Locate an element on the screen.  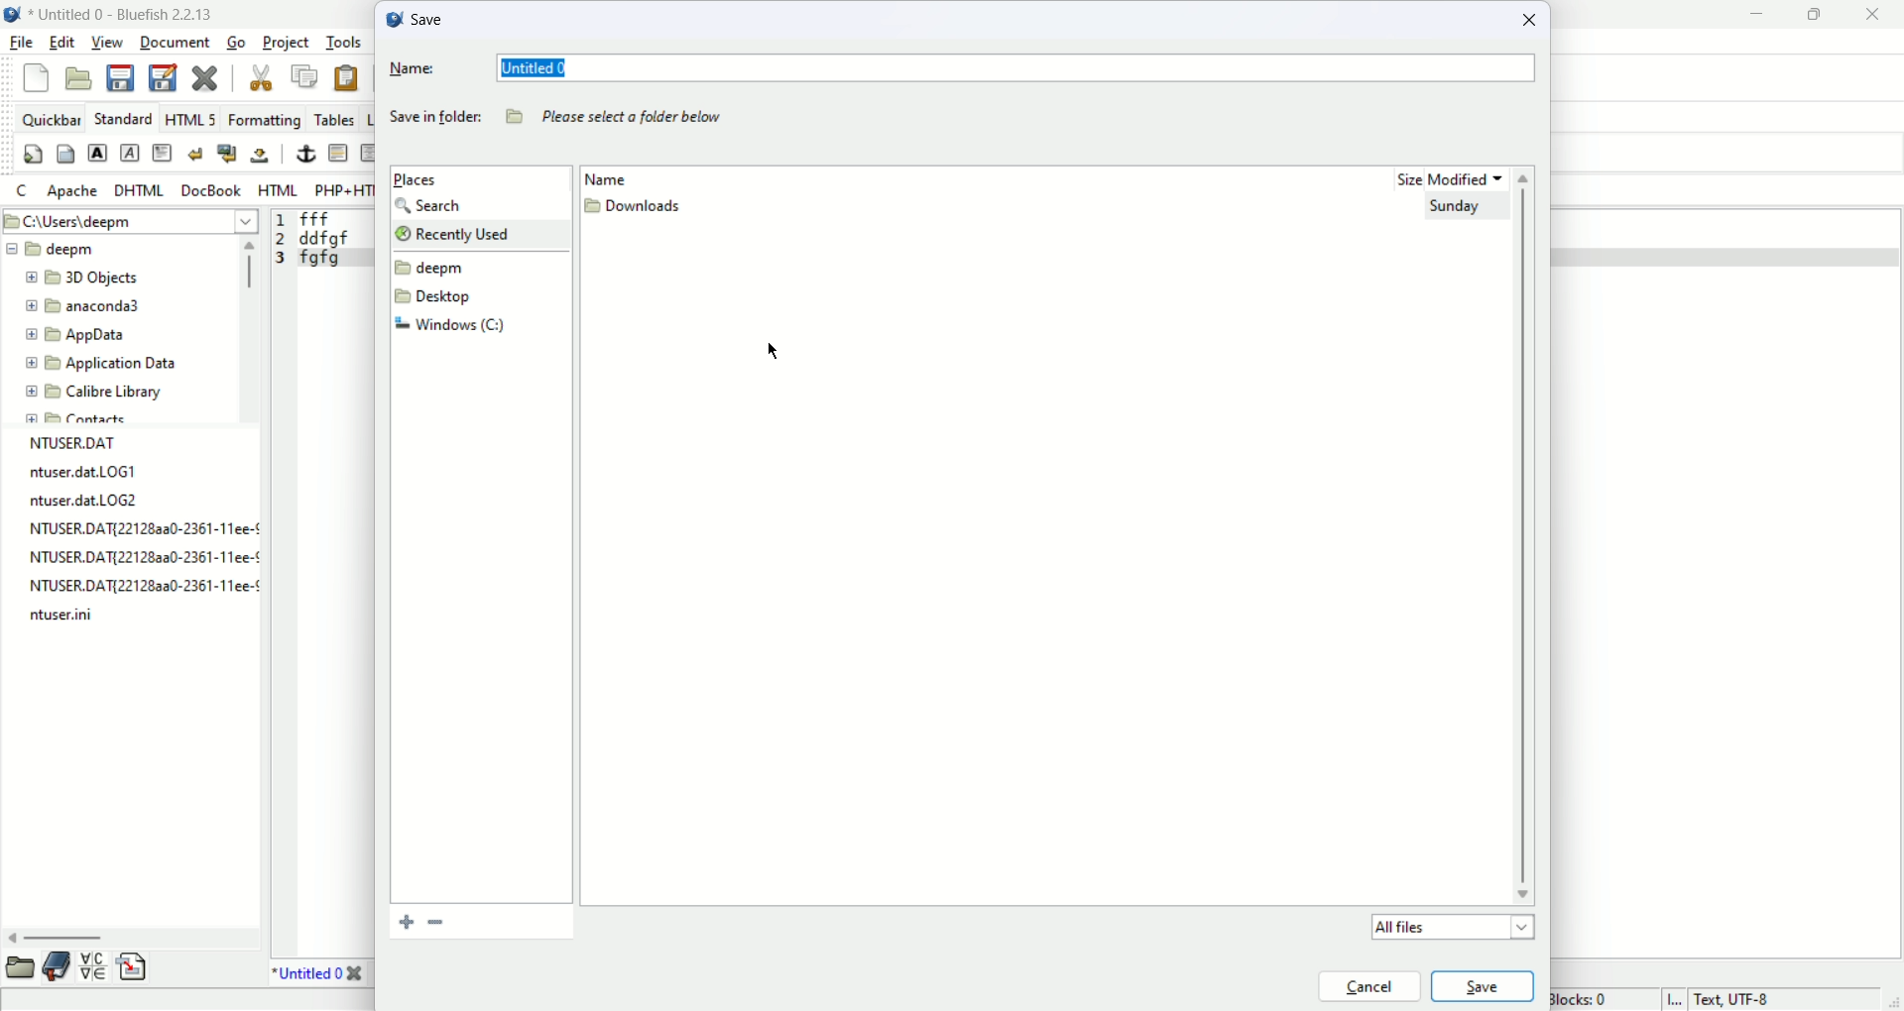
C is located at coordinates (25, 191).